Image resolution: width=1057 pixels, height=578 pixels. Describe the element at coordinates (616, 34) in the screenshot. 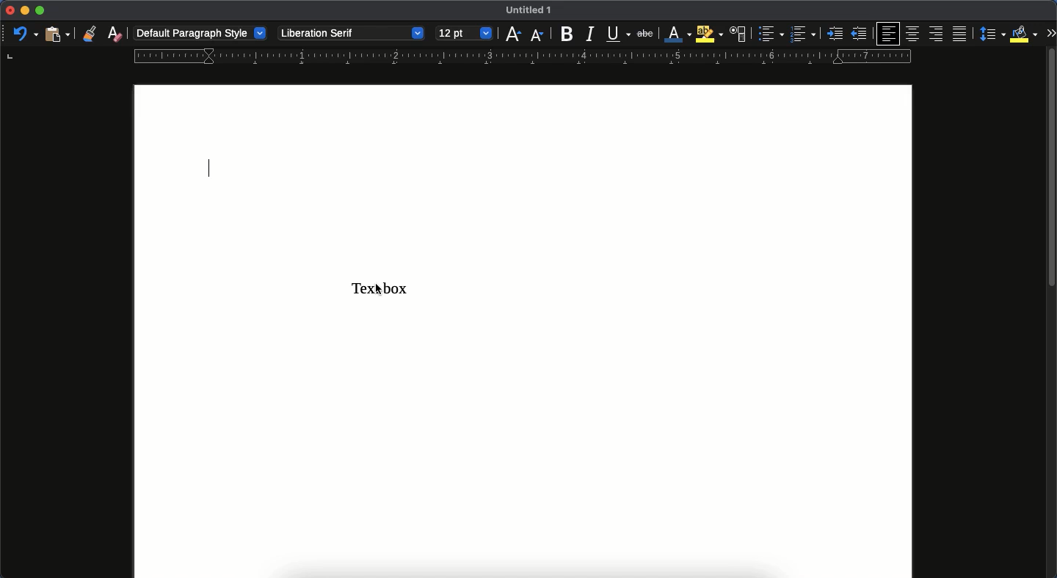

I see `underline` at that location.